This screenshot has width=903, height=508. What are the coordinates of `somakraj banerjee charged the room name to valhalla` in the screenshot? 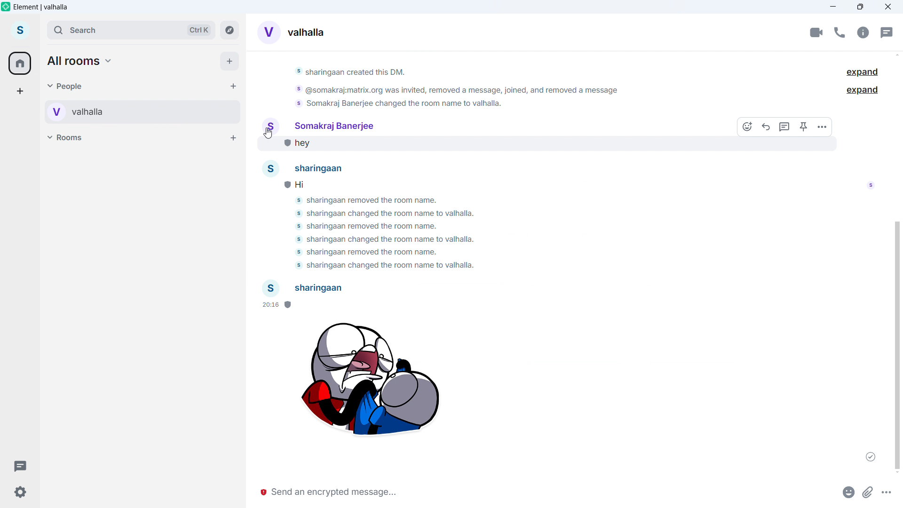 It's located at (394, 214).